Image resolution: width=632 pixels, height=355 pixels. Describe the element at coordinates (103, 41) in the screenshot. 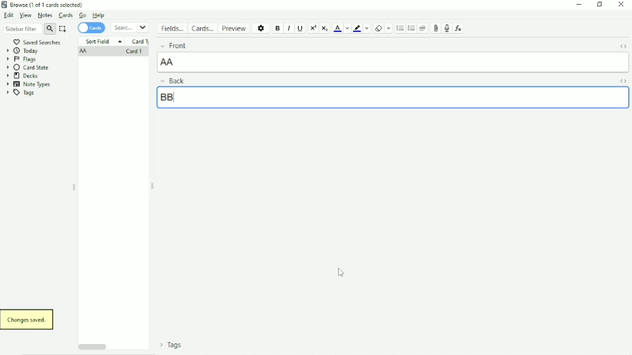

I see `Sort Field` at that location.